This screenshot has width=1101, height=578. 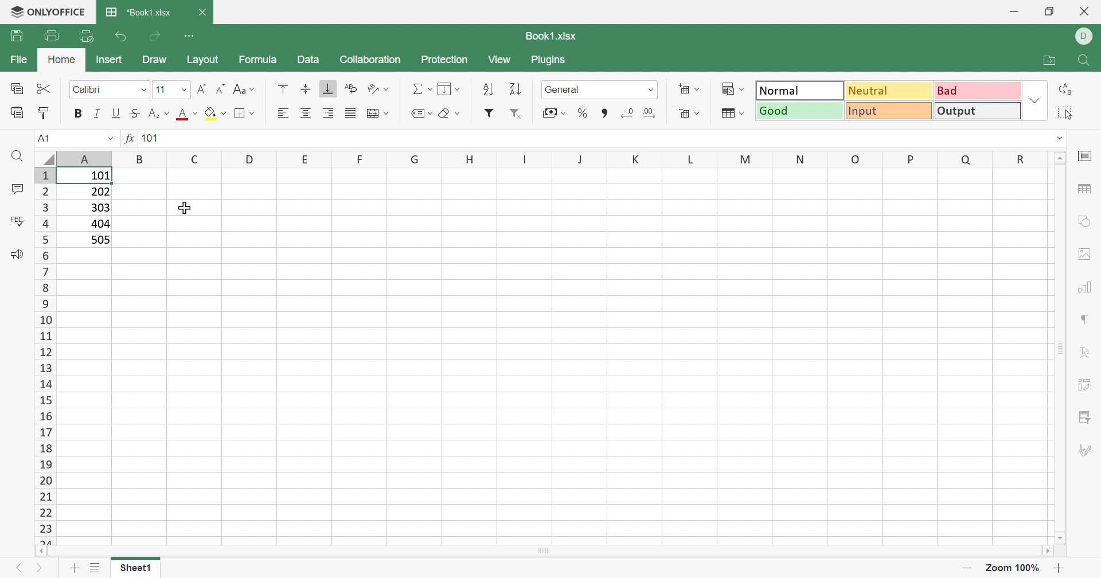 What do you see at coordinates (309, 112) in the screenshot?
I see `Align center` at bounding box center [309, 112].